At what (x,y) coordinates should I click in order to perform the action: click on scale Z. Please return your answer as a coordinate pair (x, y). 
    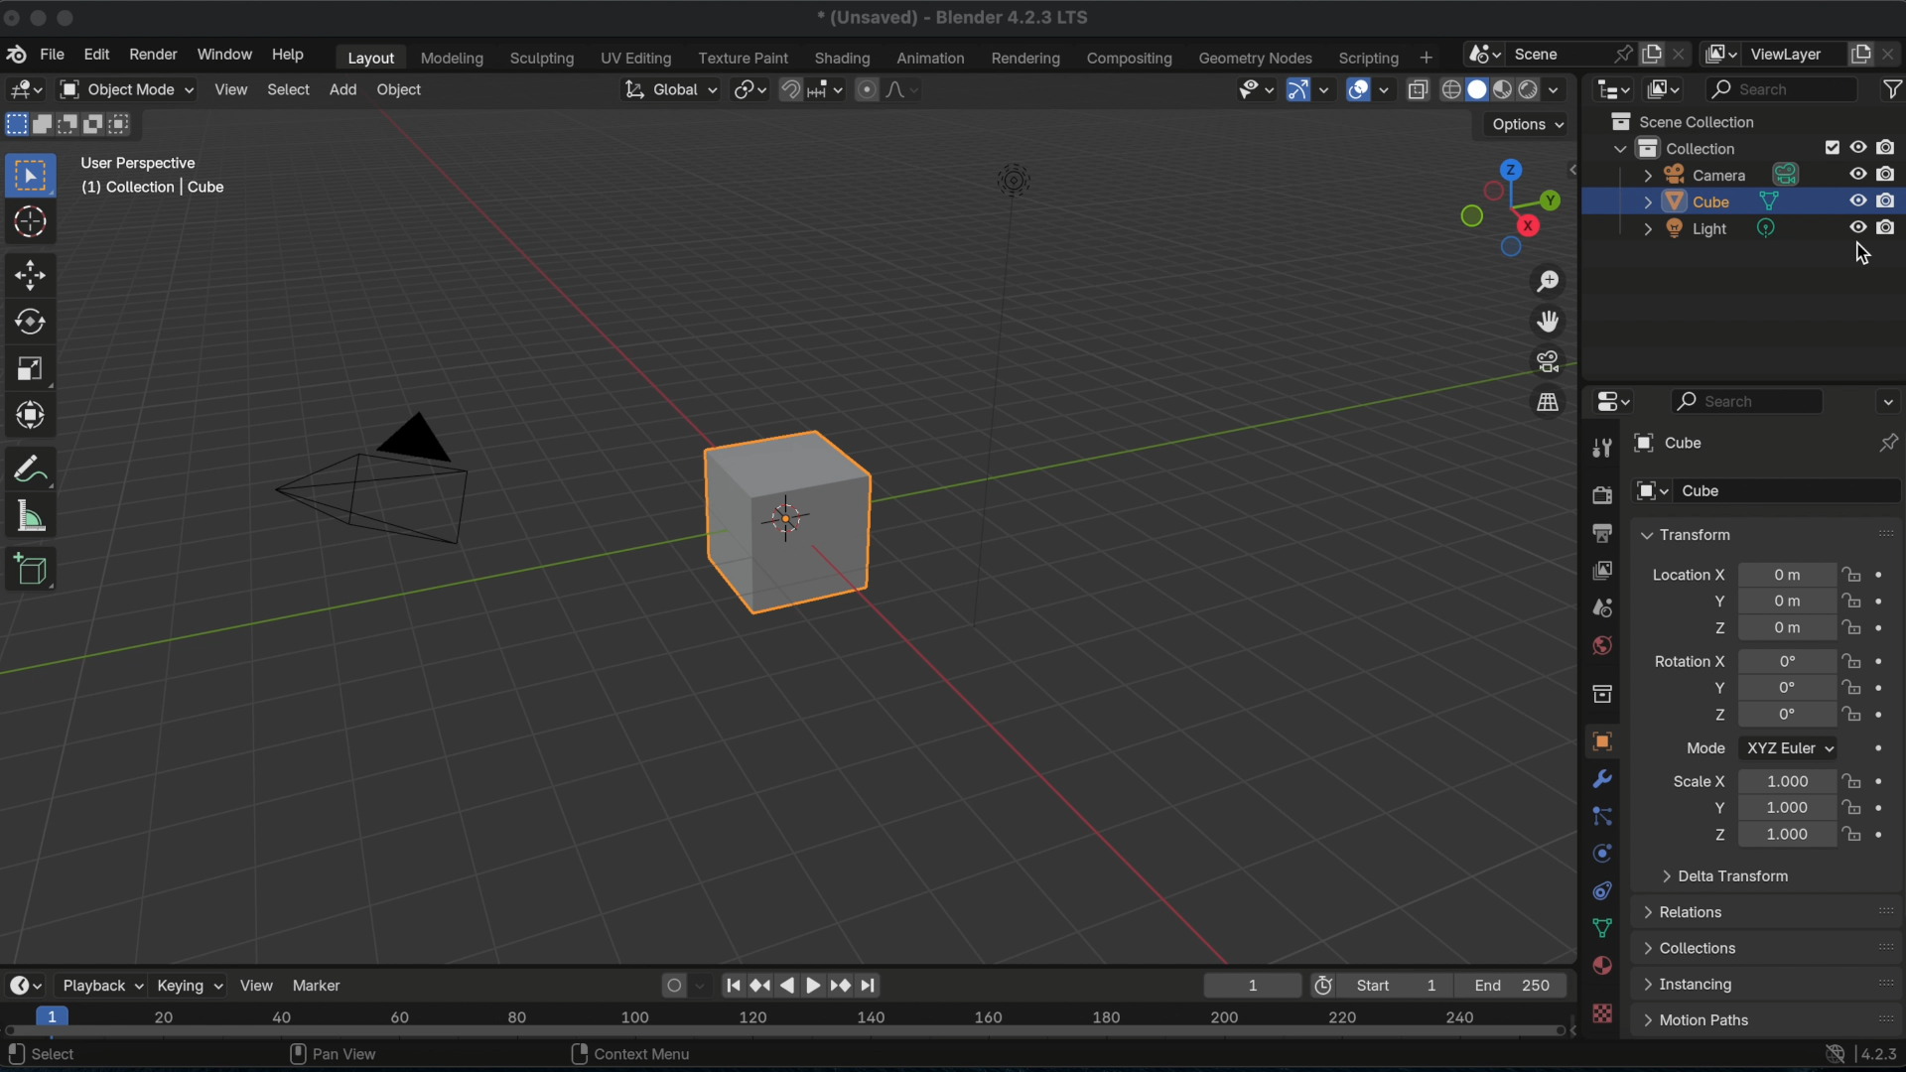
    Looking at the image, I should click on (1713, 835).